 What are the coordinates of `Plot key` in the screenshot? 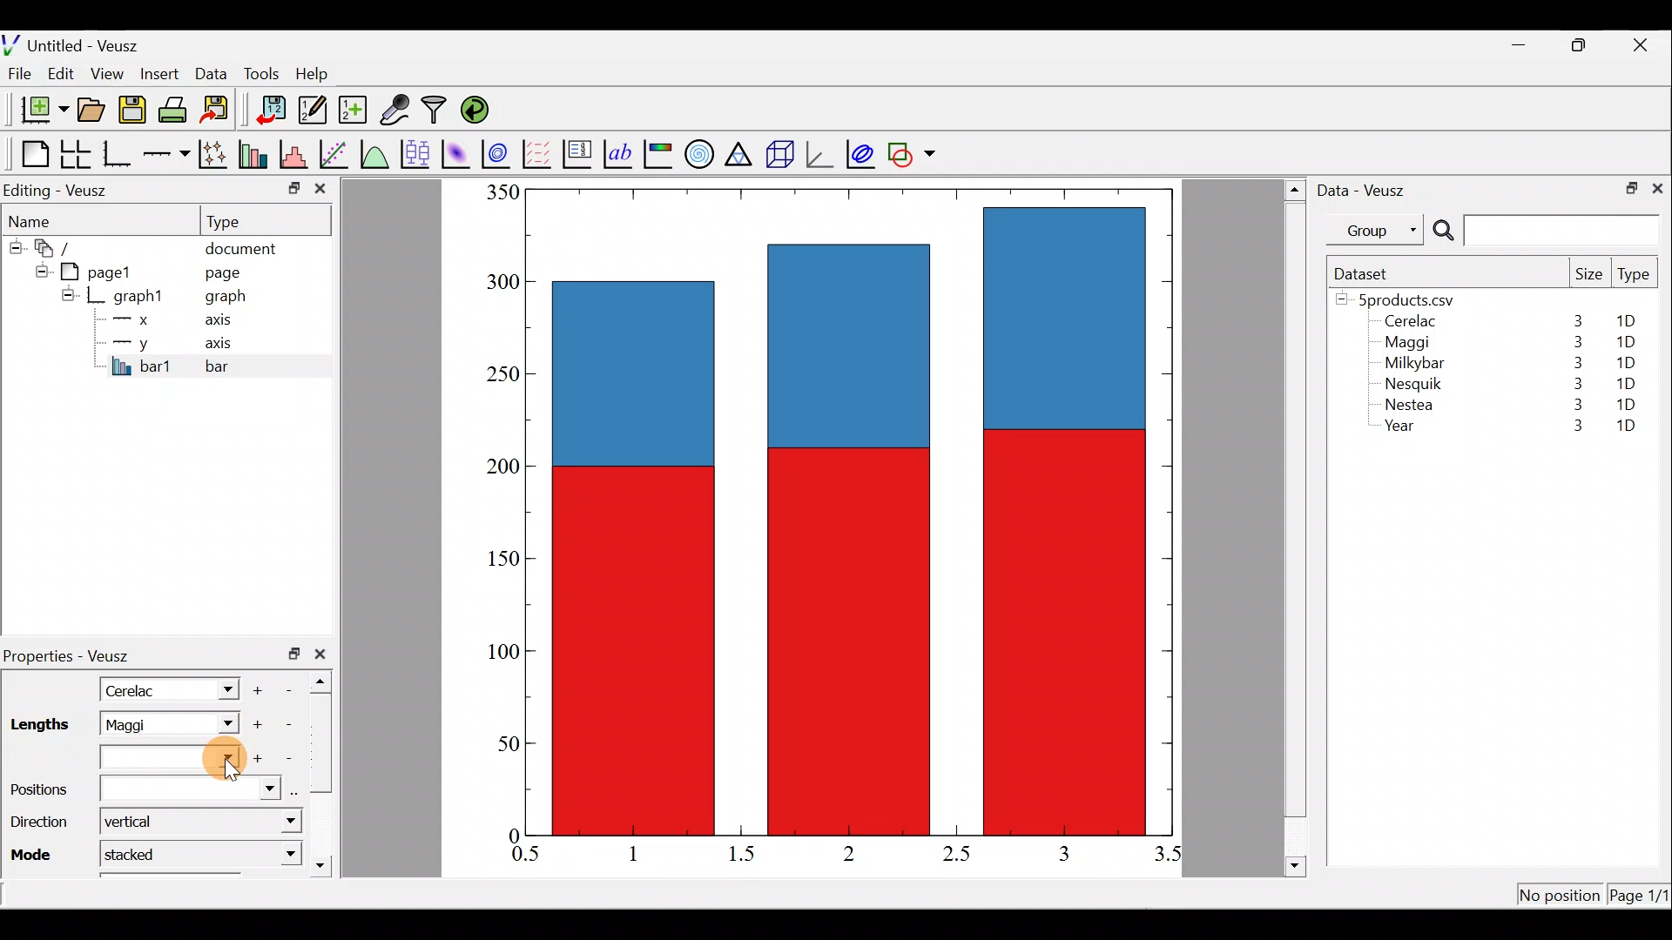 It's located at (579, 152).